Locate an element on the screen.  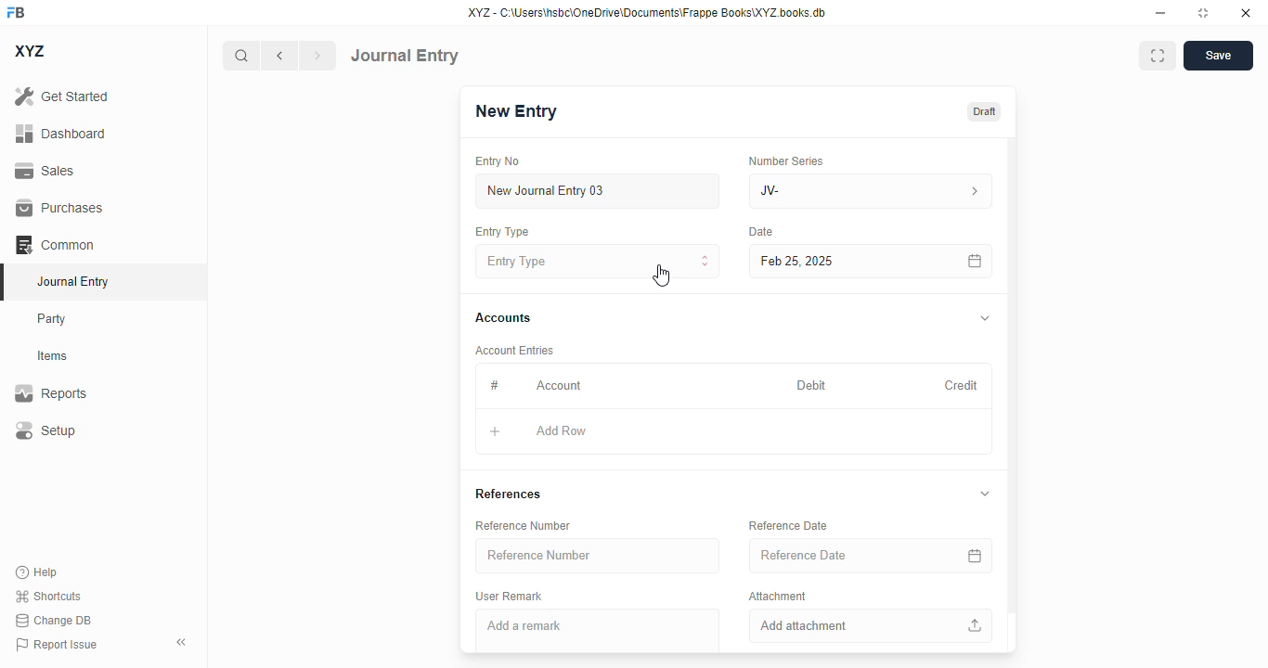
attachment is located at coordinates (778, 595).